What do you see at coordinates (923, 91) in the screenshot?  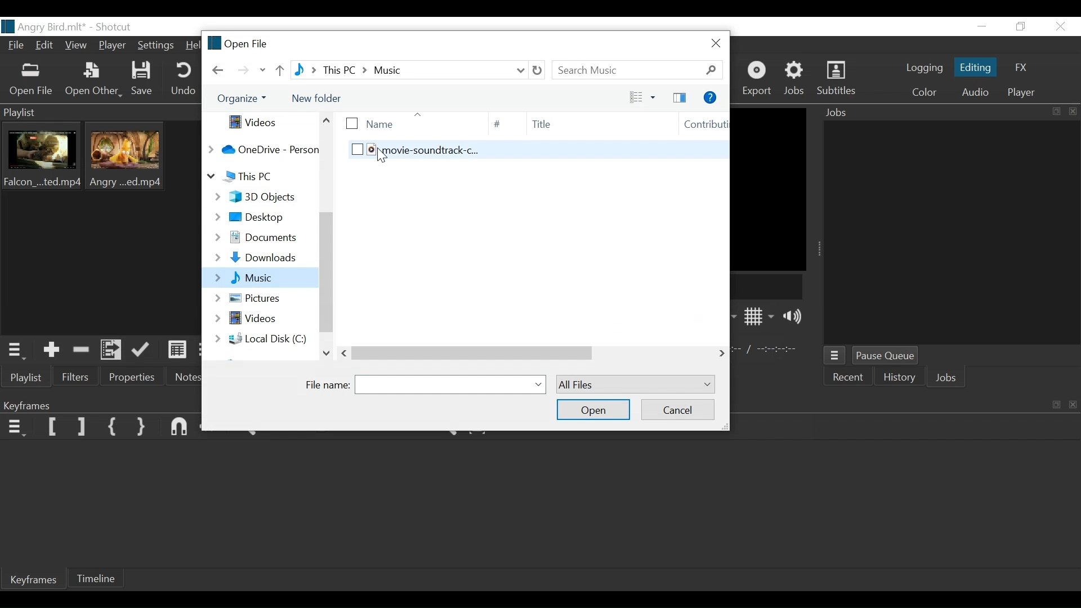 I see `Color` at bounding box center [923, 91].